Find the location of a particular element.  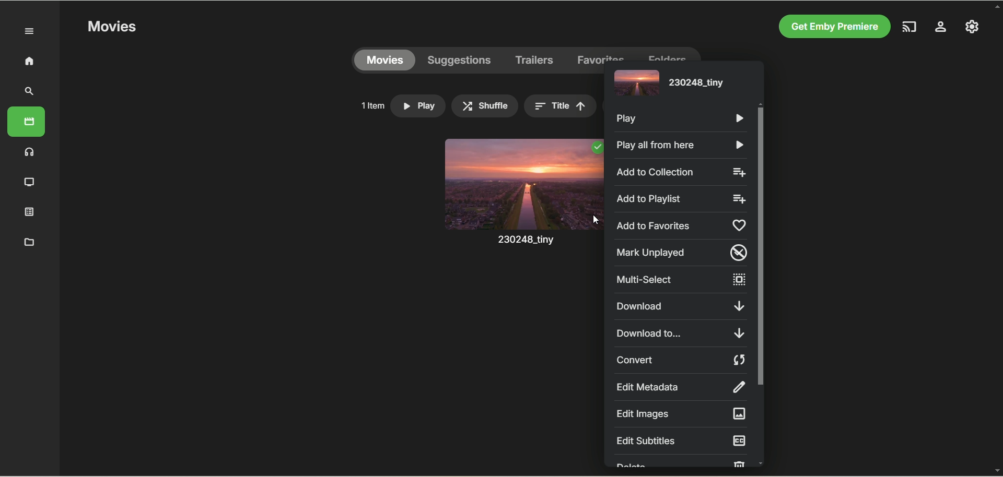

edit images is located at coordinates (680, 414).